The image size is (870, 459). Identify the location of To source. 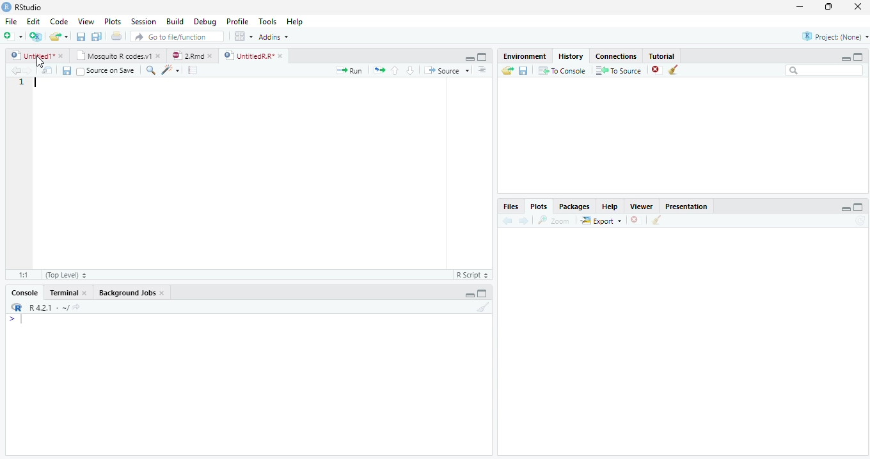
(620, 70).